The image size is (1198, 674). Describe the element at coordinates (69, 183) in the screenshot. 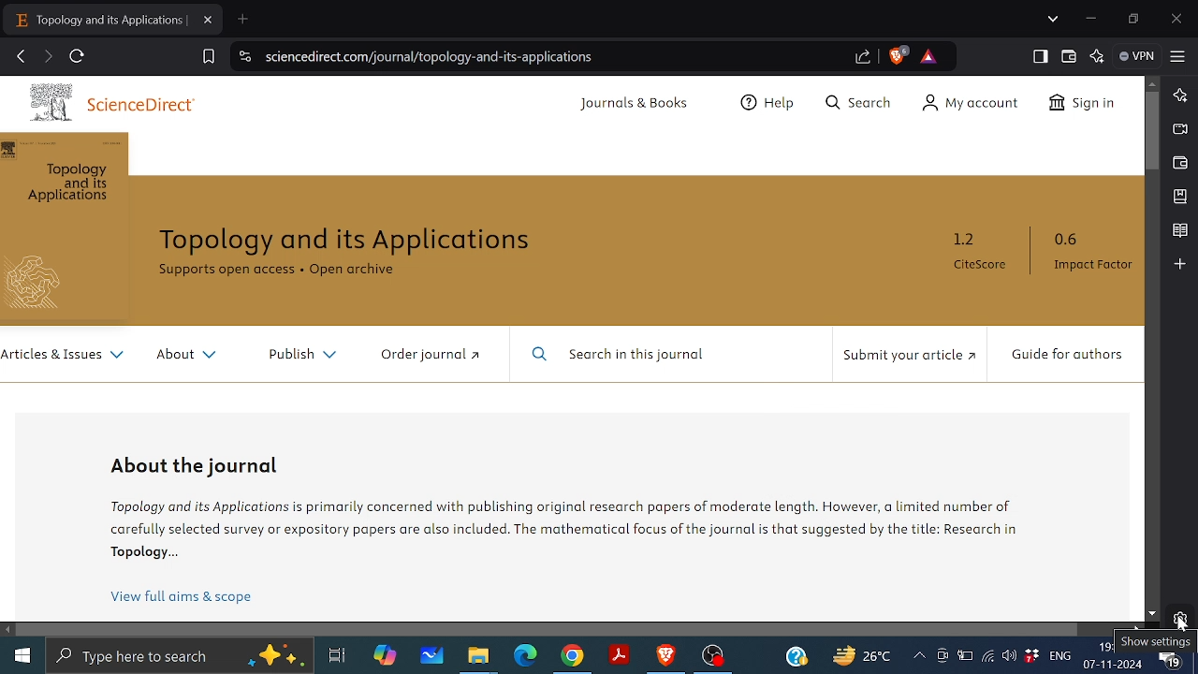

I see `Topology and its Application` at that location.